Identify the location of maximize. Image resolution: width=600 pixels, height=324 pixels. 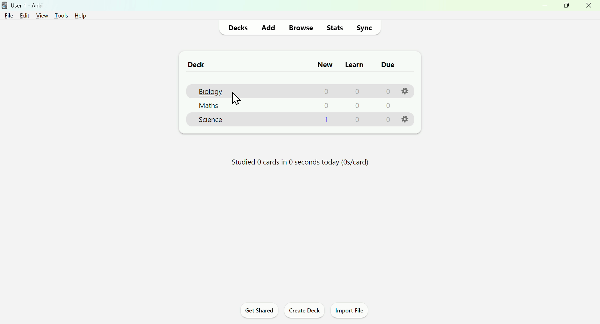
(566, 6).